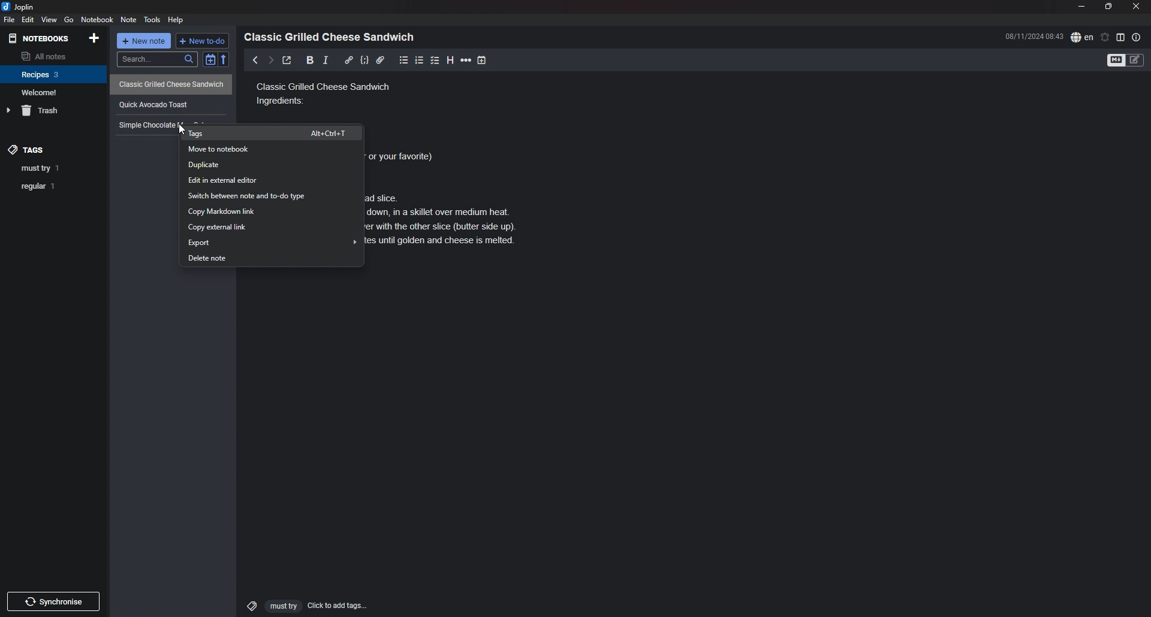  What do you see at coordinates (203, 41) in the screenshot?
I see `new todo` at bounding box center [203, 41].